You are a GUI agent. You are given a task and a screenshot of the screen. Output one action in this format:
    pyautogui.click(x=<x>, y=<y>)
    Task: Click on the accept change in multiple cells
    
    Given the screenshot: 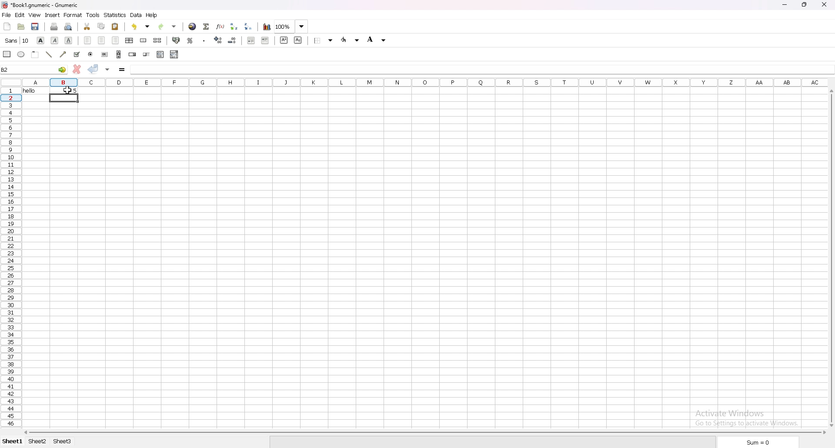 What is the action you would take?
    pyautogui.click(x=108, y=69)
    